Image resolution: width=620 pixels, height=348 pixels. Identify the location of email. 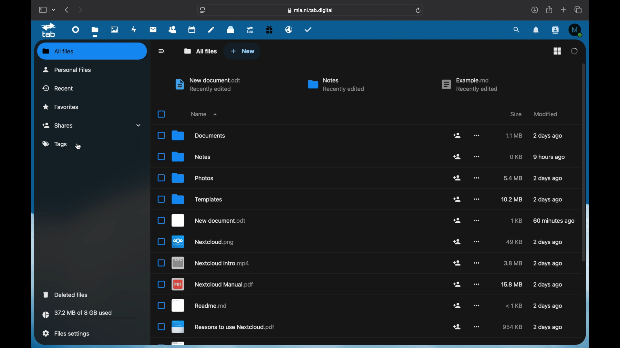
(289, 29).